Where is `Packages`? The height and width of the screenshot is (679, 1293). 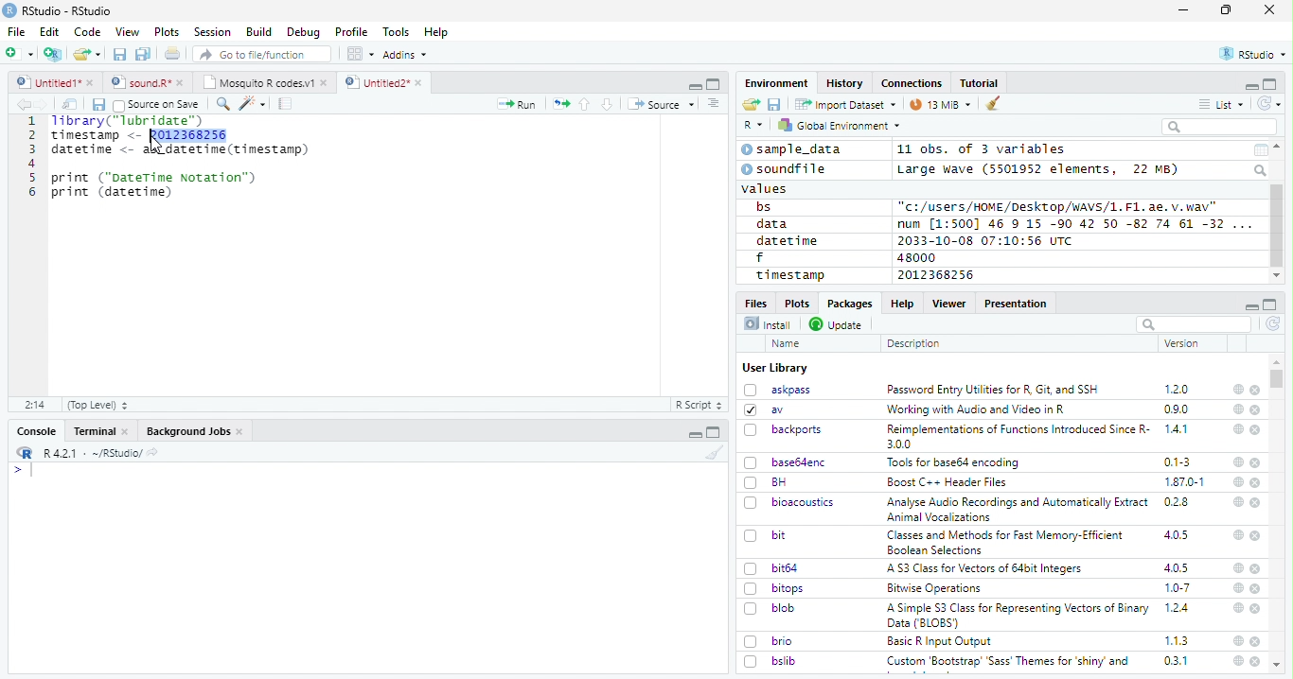 Packages is located at coordinates (848, 304).